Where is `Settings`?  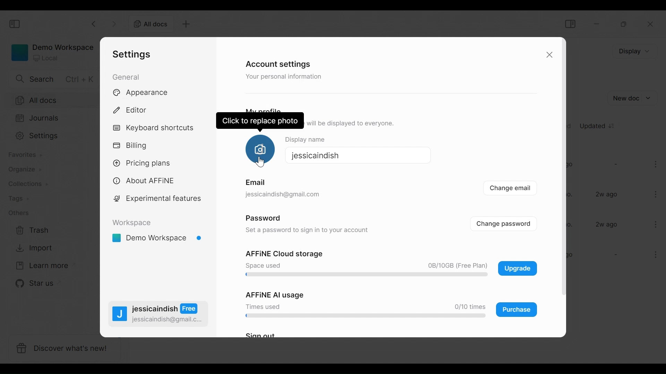
Settings is located at coordinates (131, 54).